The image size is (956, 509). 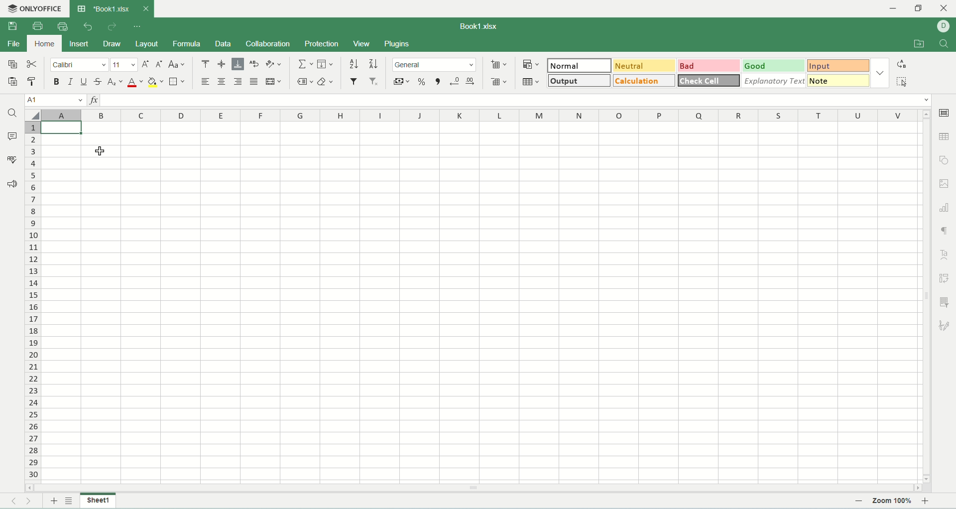 What do you see at coordinates (57, 83) in the screenshot?
I see `bold` at bounding box center [57, 83].